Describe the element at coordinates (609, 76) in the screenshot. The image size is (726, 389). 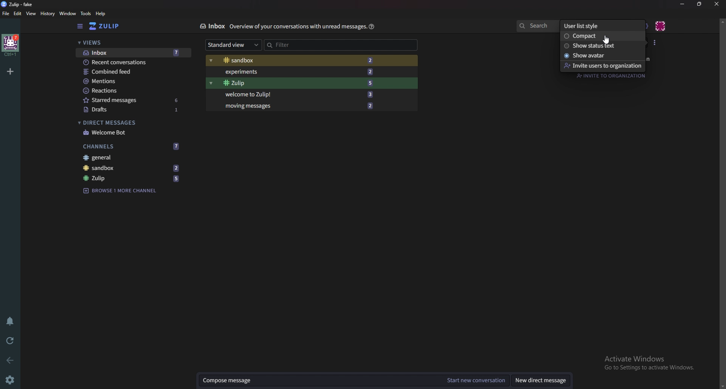
I see `Invite to organization` at that location.